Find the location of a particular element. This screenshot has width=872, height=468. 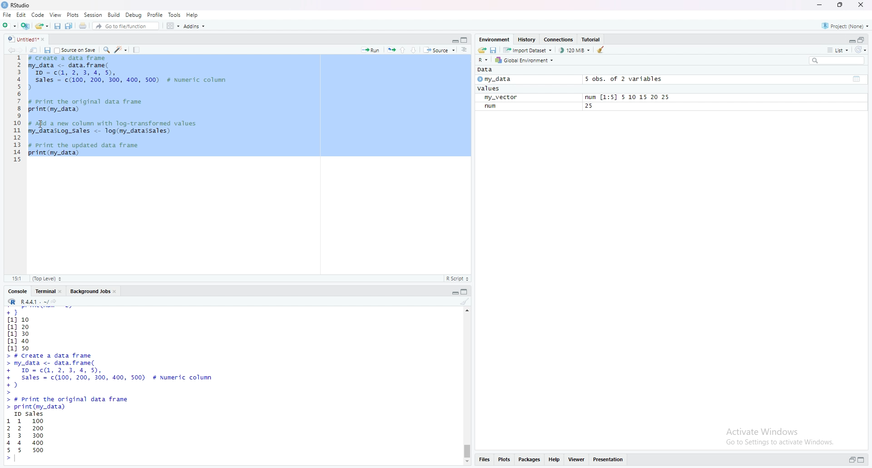

clear console is located at coordinates (465, 303).